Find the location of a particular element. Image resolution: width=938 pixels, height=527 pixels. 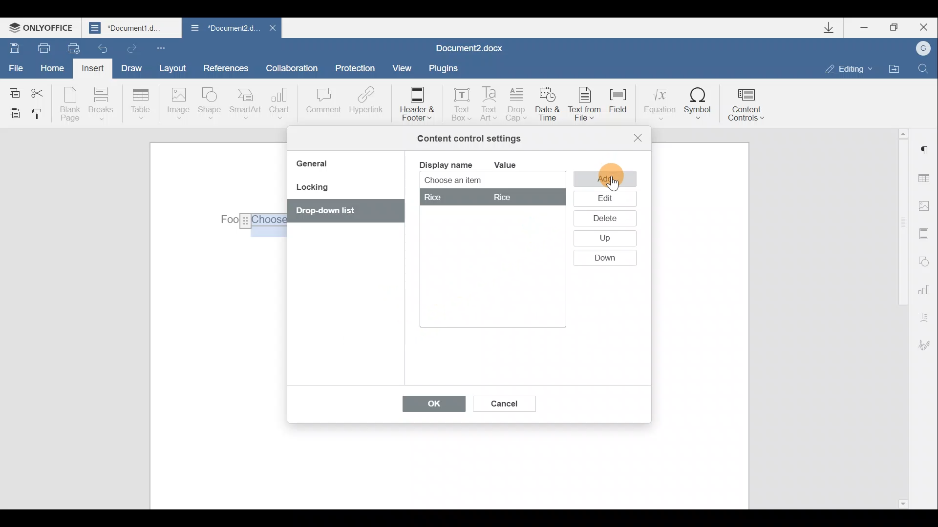

Choose an item is located at coordinates (477, 181).